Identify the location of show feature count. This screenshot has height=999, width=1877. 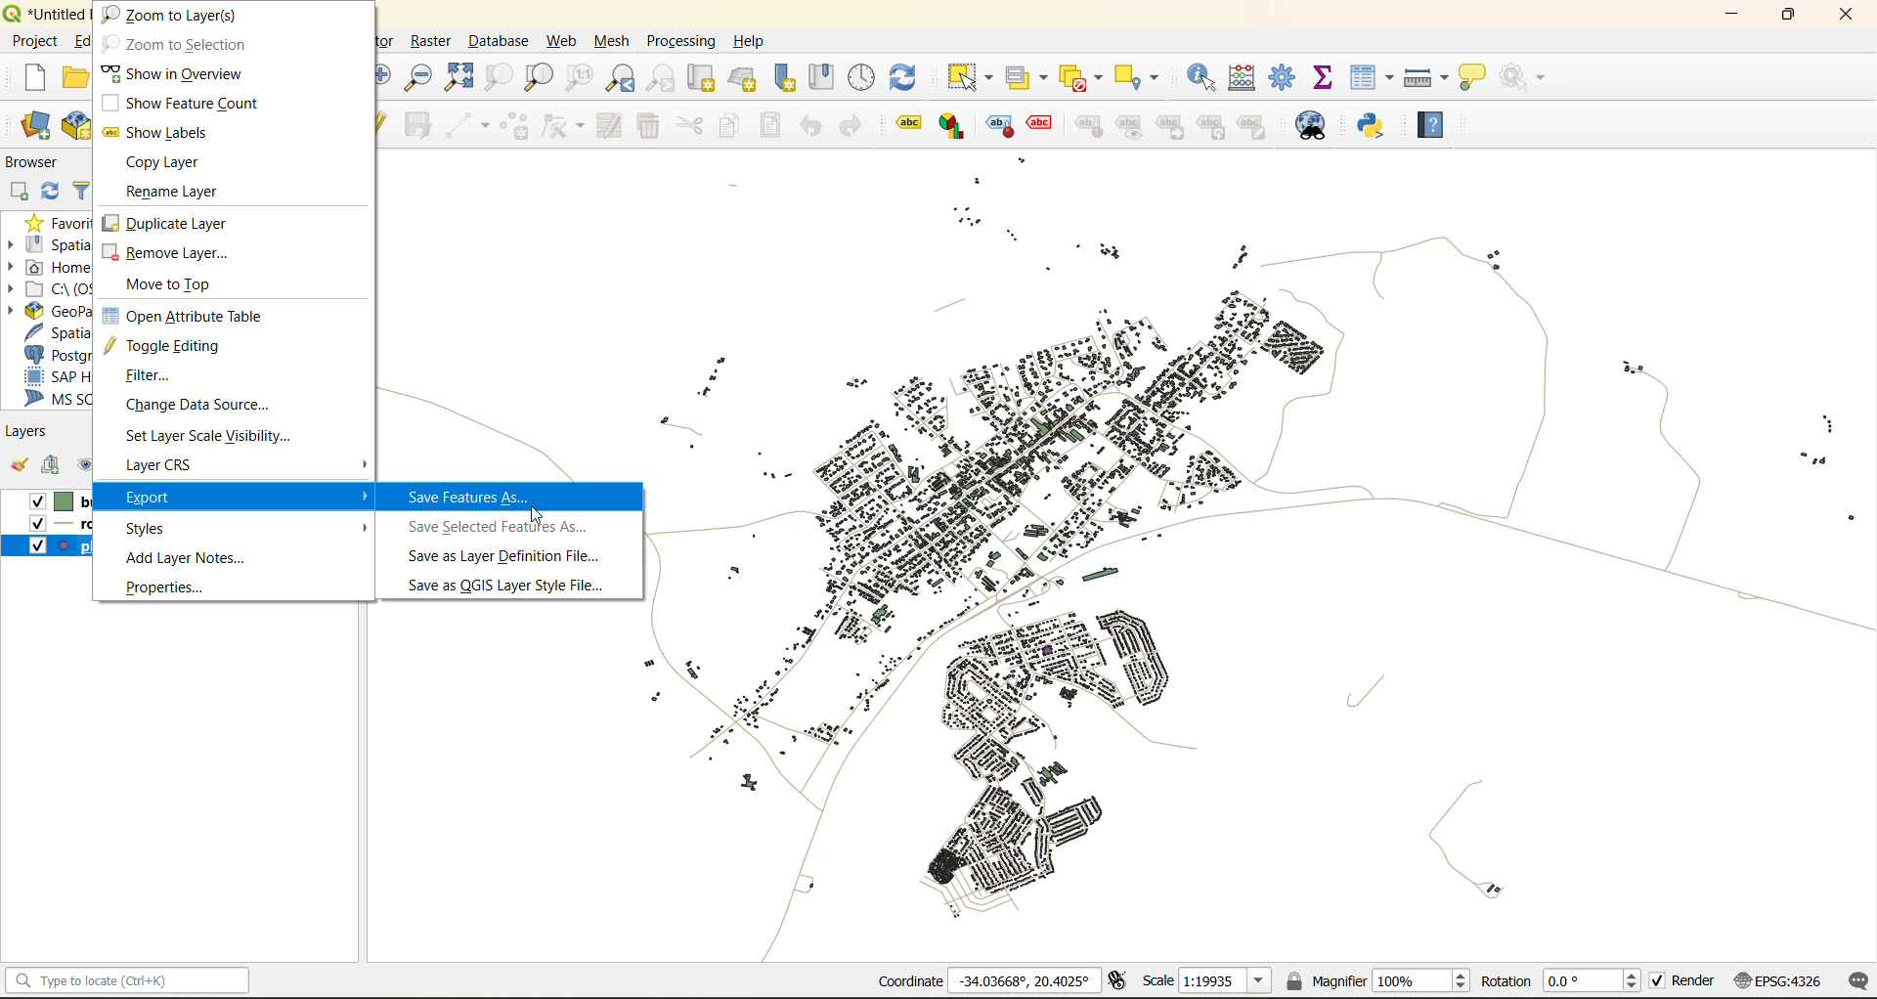
(178, 102).